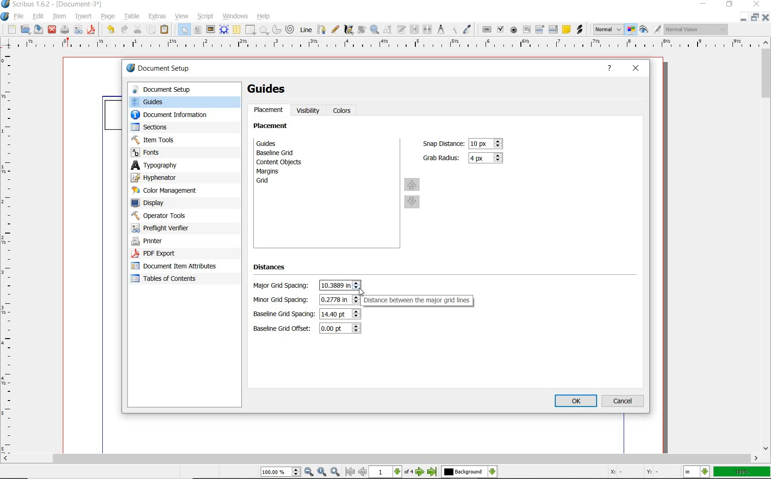 The height and width of the screenshot is (479, 771). Describe the element at coordinates (109, 30) in the screenshot. I see `undo` at that location.